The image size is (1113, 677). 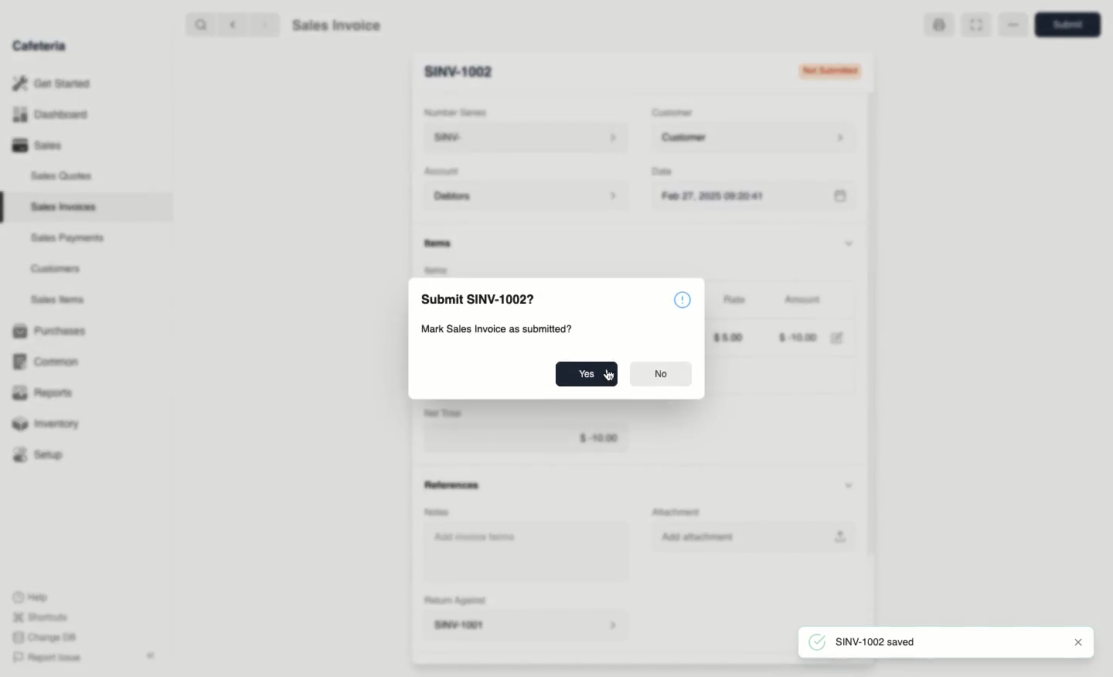 What do you see at coordinates (975, 26) in the screenshot?
I see `Full width` at bounding box center [975, 26].